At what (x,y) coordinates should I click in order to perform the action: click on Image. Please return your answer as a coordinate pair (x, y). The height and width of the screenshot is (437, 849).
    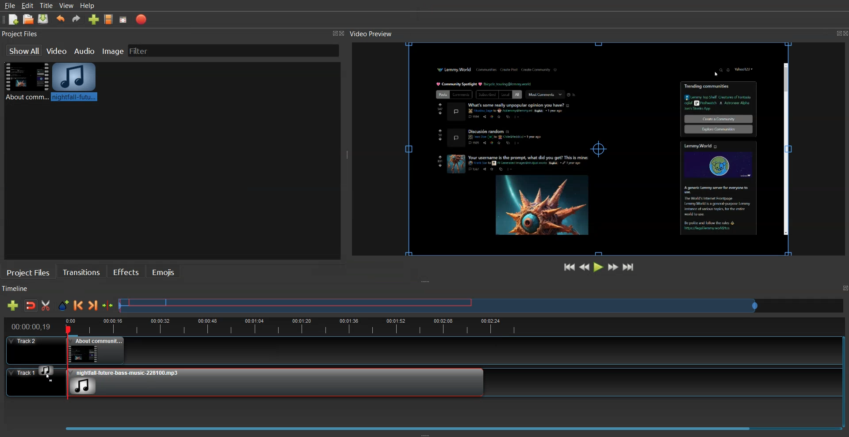
    Looking at the image, I should click on (113, 50).